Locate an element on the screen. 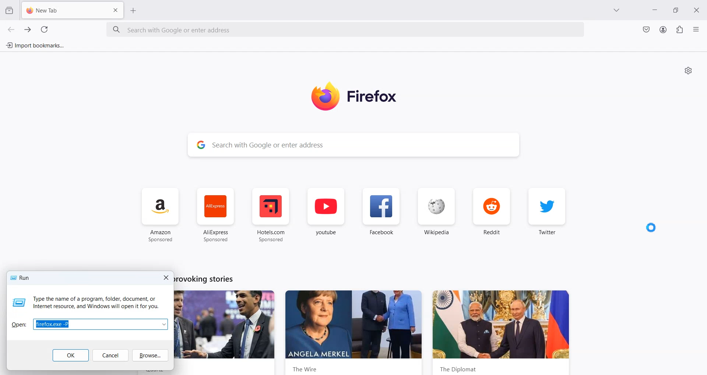 This screenshot has width=707, height=375. Go back one page is located at coordinates (11, 29).